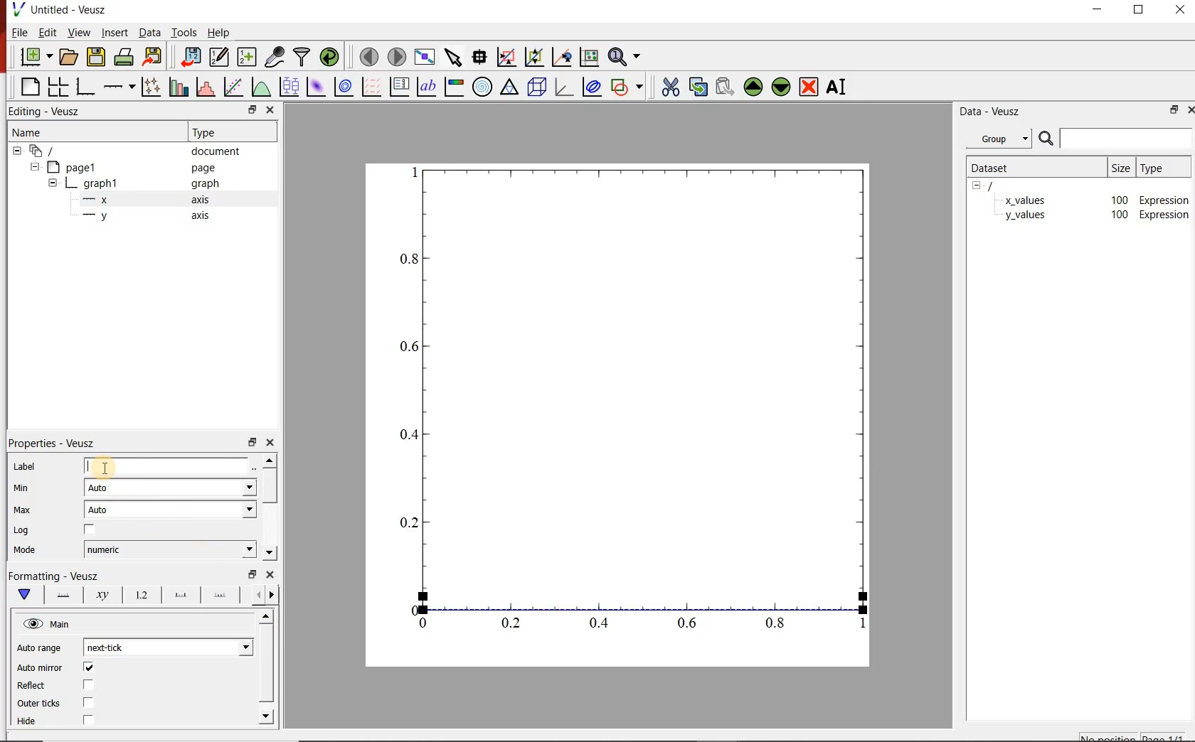 This screenshot has height=742, width=1195. Describe the element at coordinates (169, 647) in the screenshot. I see `next tick` at that location.